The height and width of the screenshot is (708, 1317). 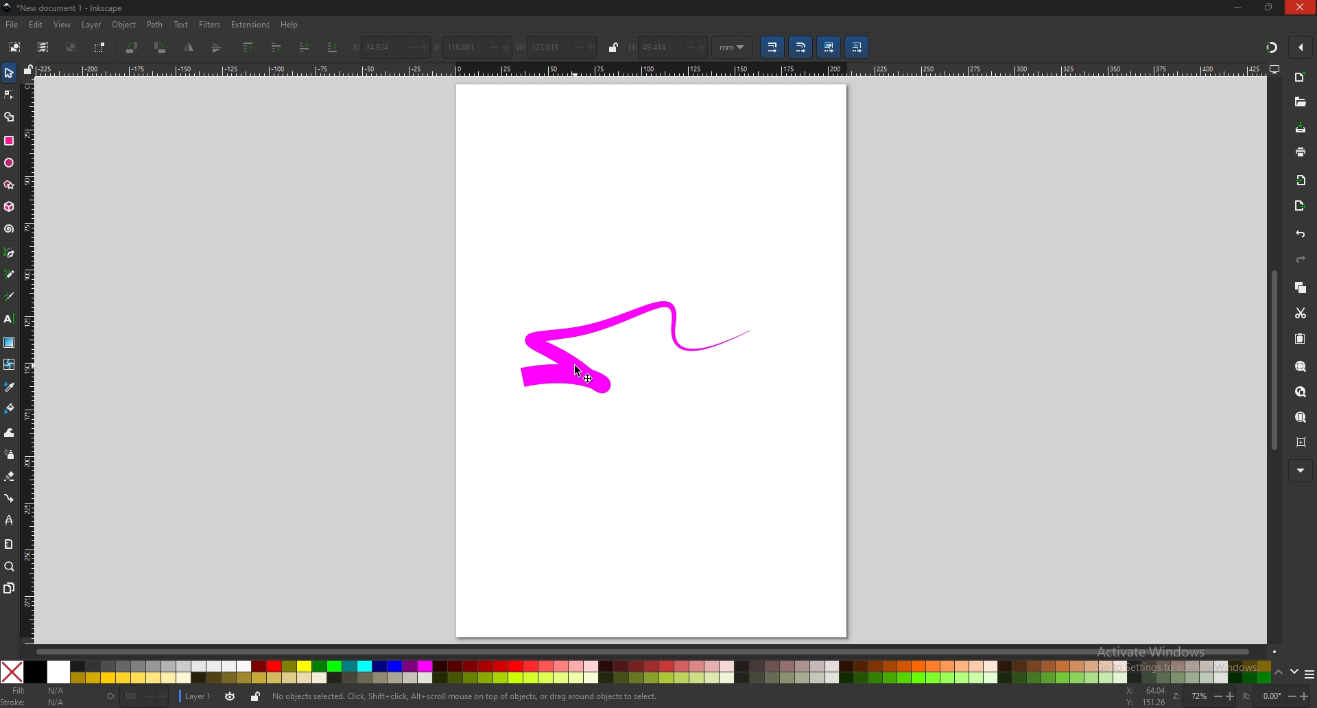 I want to click on raise to top, so click(x=250, y=47).